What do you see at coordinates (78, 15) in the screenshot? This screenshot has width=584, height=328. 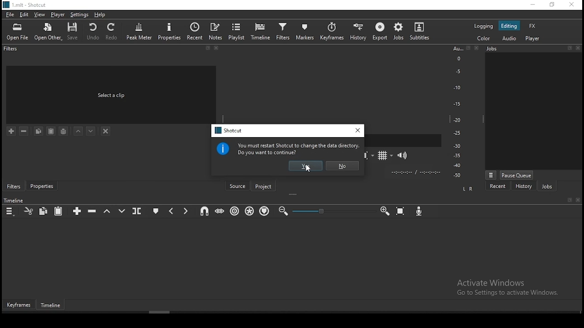 I see `settings` at bounding box center [78, 15].